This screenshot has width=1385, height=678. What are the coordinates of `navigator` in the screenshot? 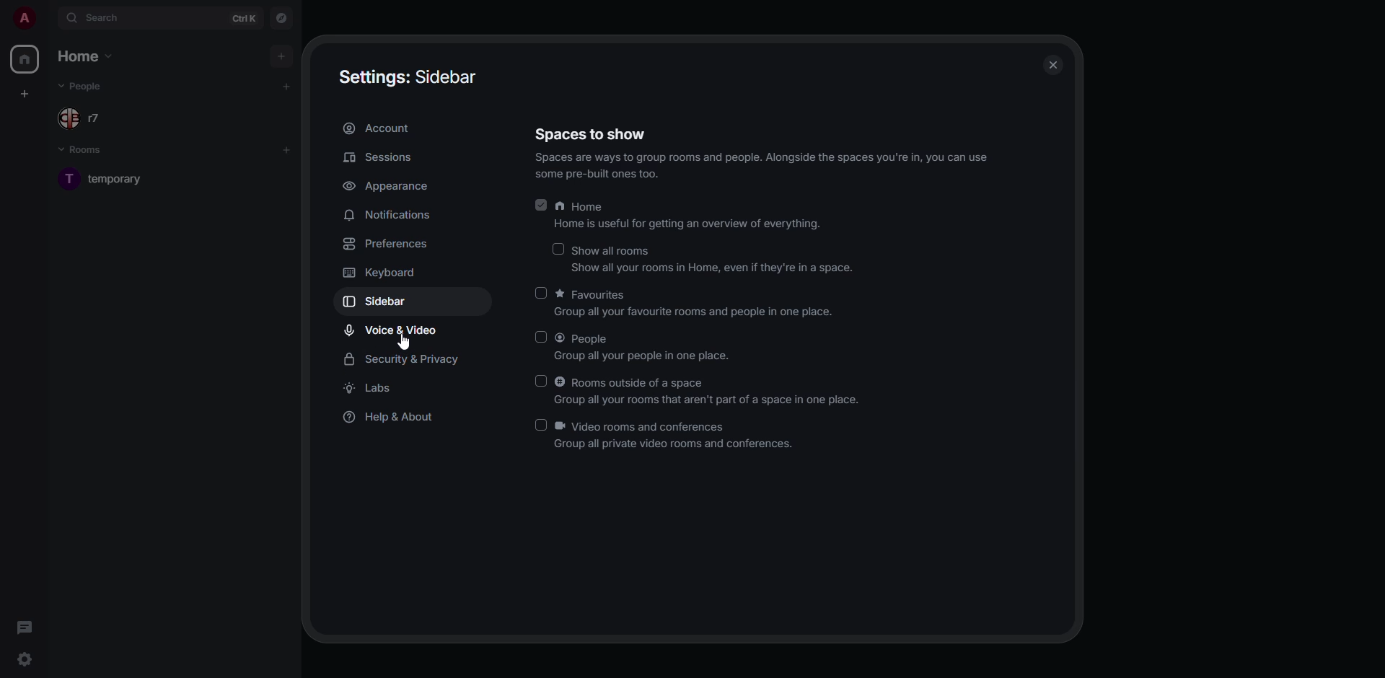 It's located at (280, 18).